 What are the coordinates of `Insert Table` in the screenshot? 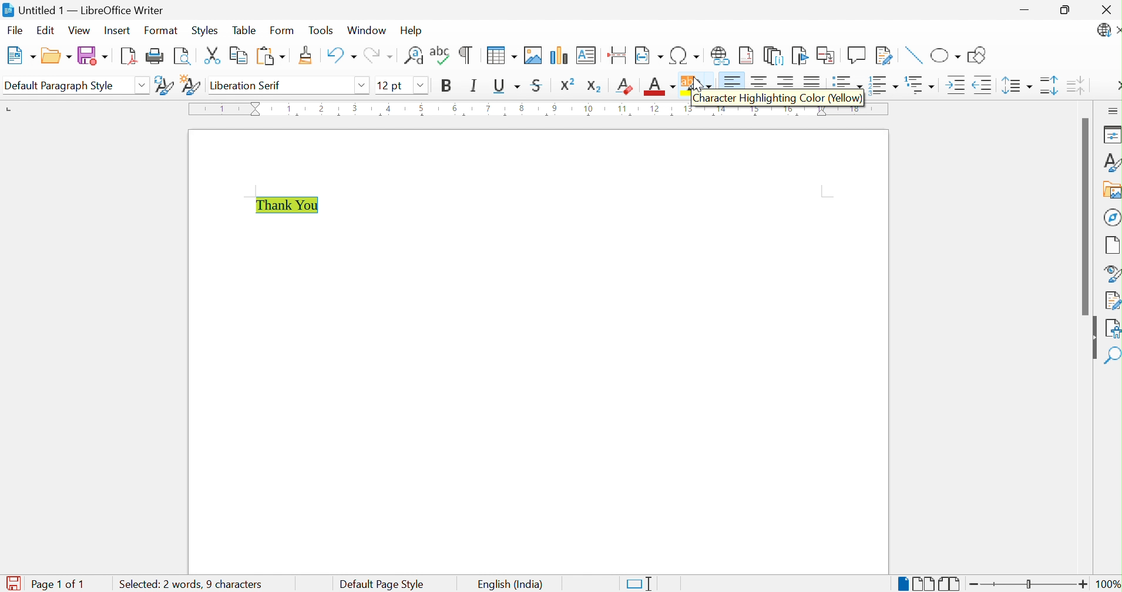 It's located at (500, 55).